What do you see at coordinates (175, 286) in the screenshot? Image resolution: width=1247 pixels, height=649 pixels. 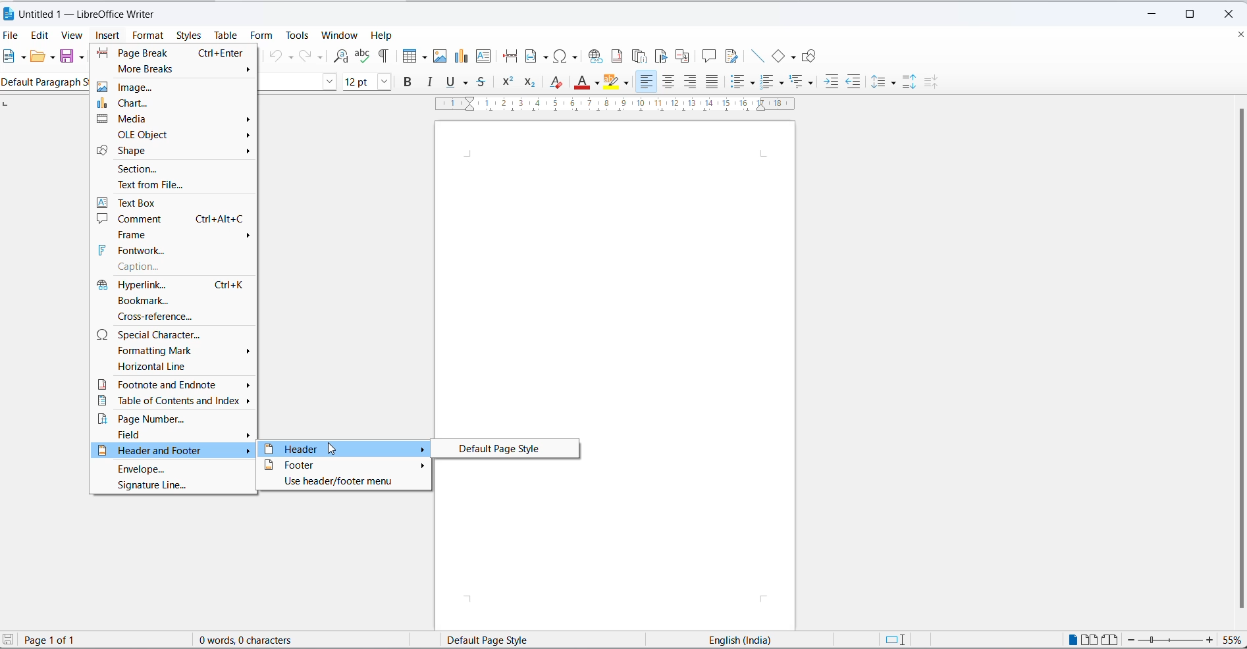 I see `hyperlink` at bounding box center [175, 286].